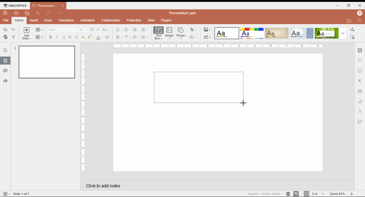 This screenshot has width=365, height=197. Describe the element at coordinates (146, 185) in the screenshot. I see `click to add notes` at that location.